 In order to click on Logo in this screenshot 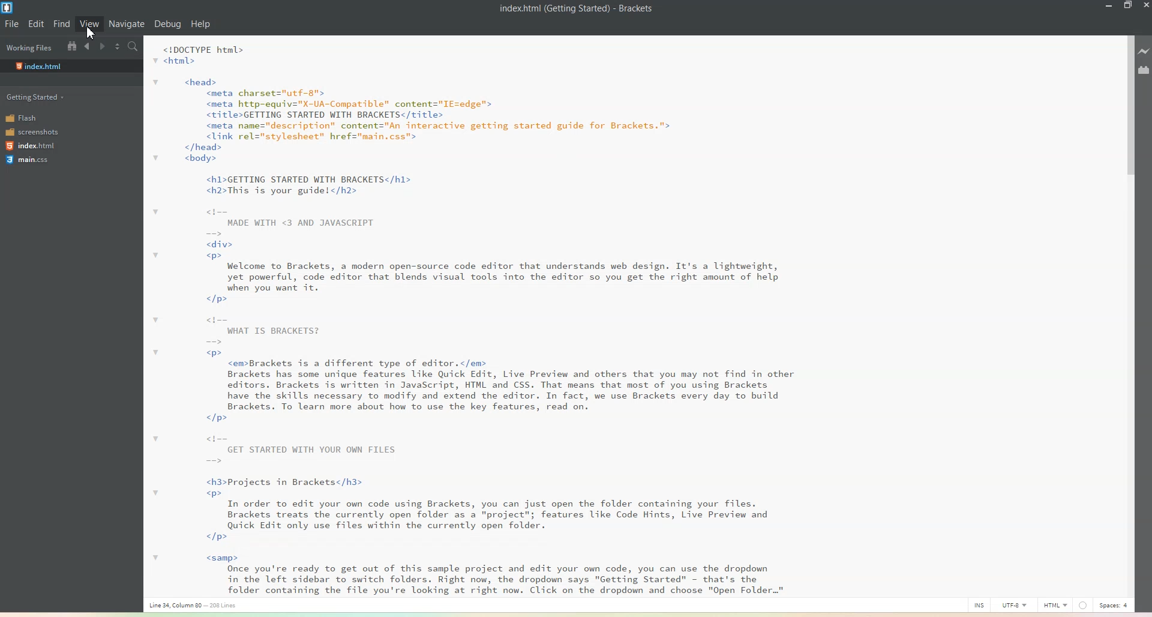, I will do `click(8, 7)`.